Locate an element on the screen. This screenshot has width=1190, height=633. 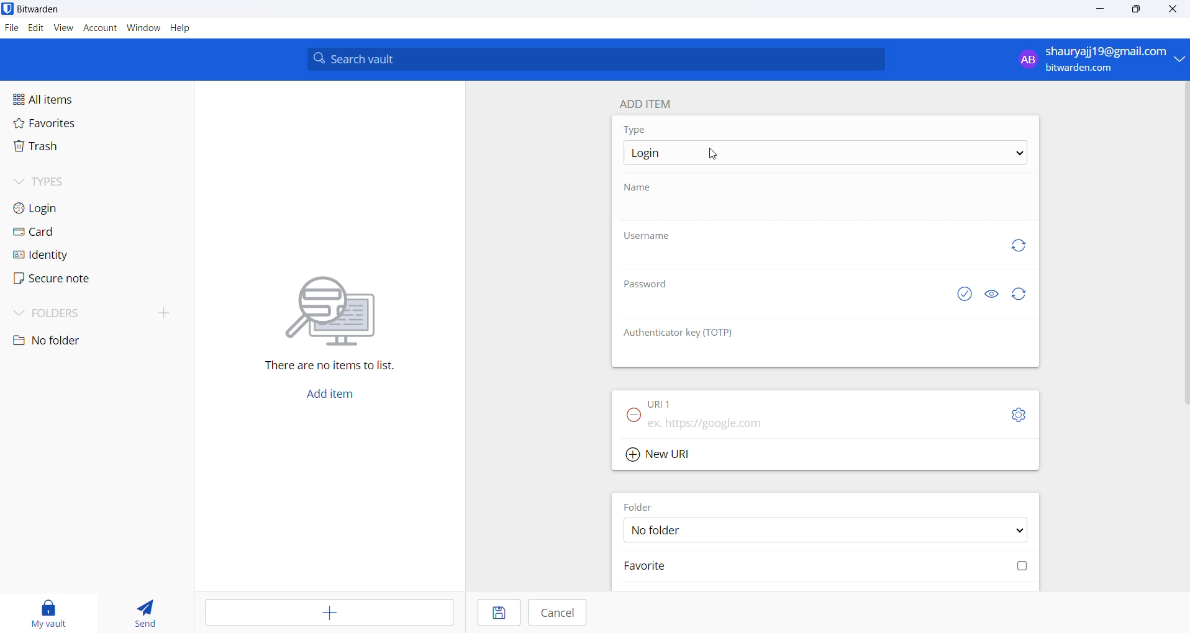
cancel is located at coordinates (561, 614).